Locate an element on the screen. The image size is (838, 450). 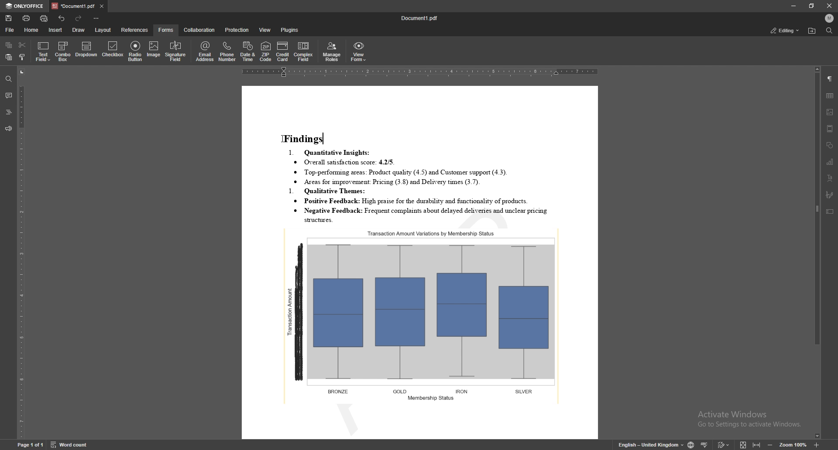
change text language is located at coordinates (650, 445).